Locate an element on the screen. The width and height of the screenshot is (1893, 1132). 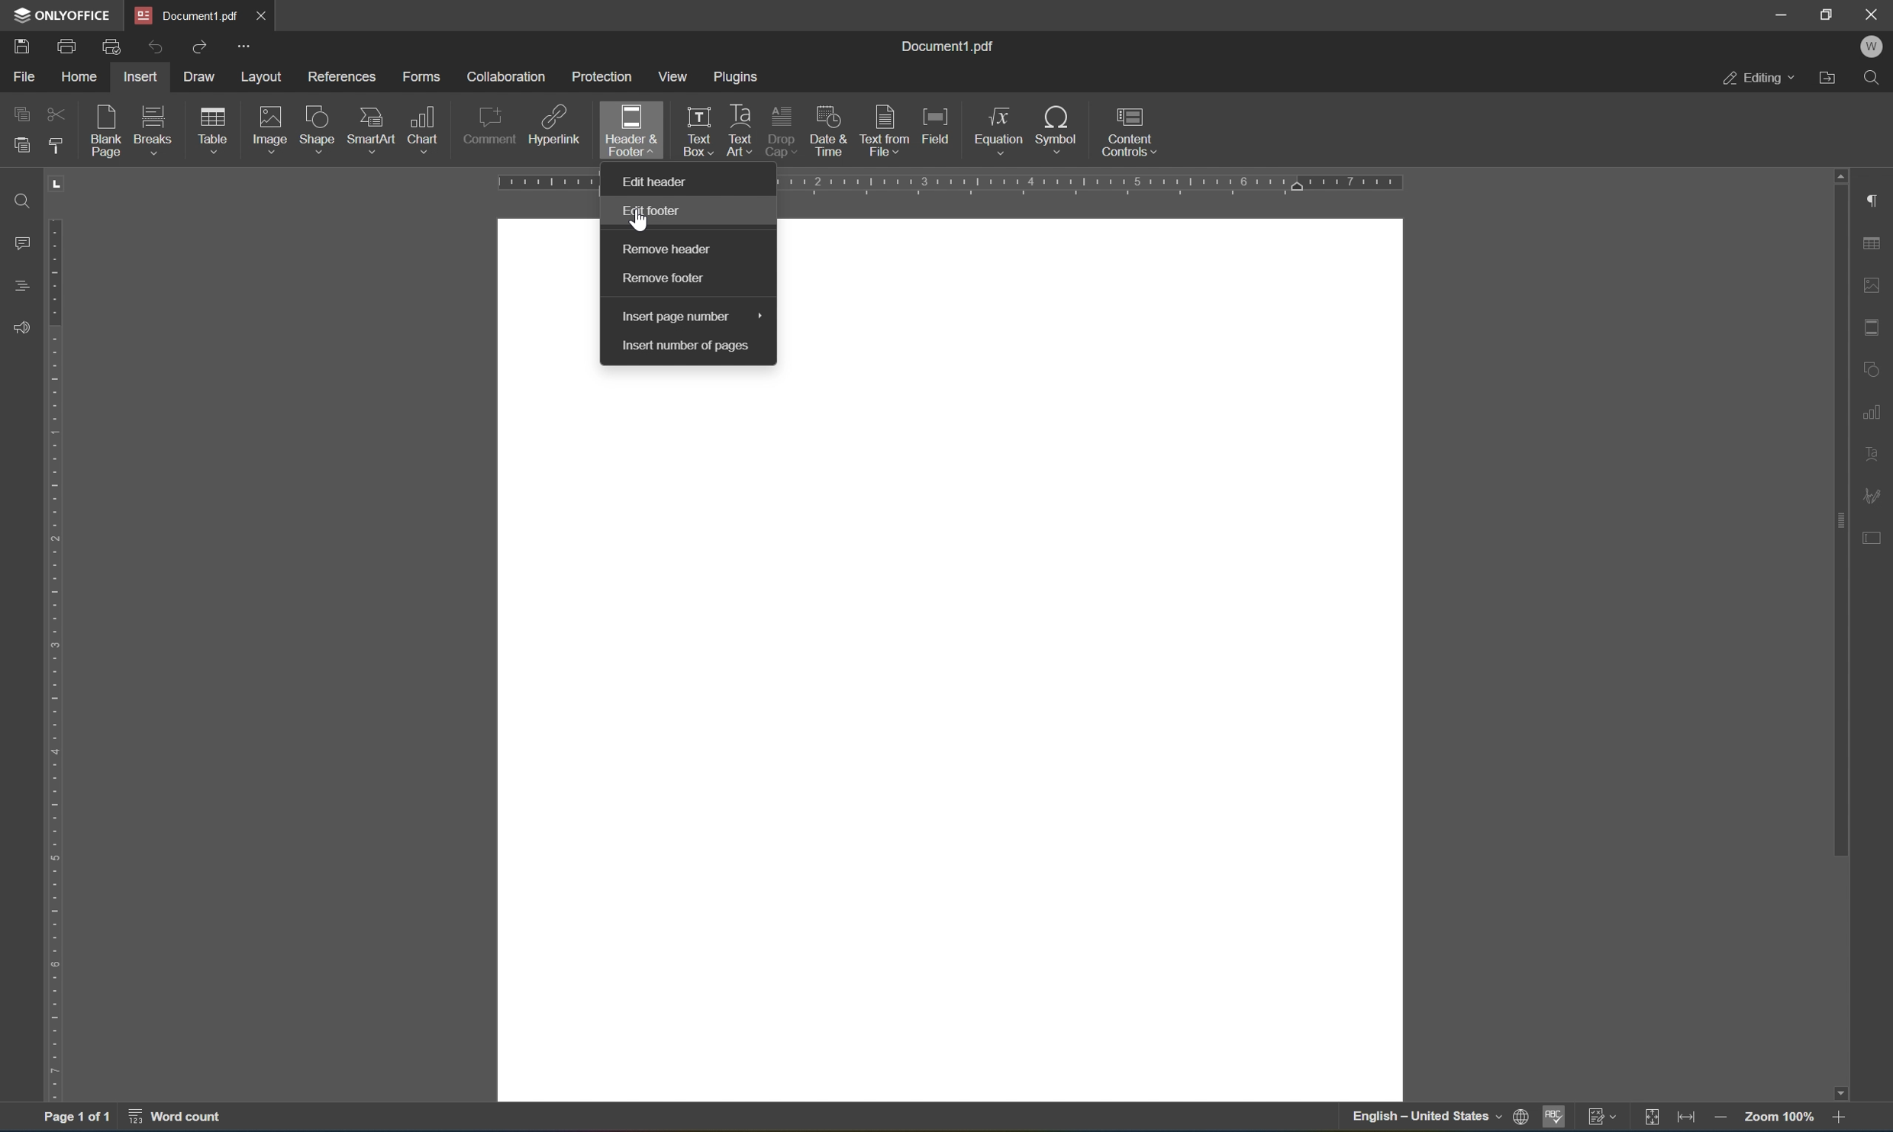
collaboration is located at coordinates (507, 77).